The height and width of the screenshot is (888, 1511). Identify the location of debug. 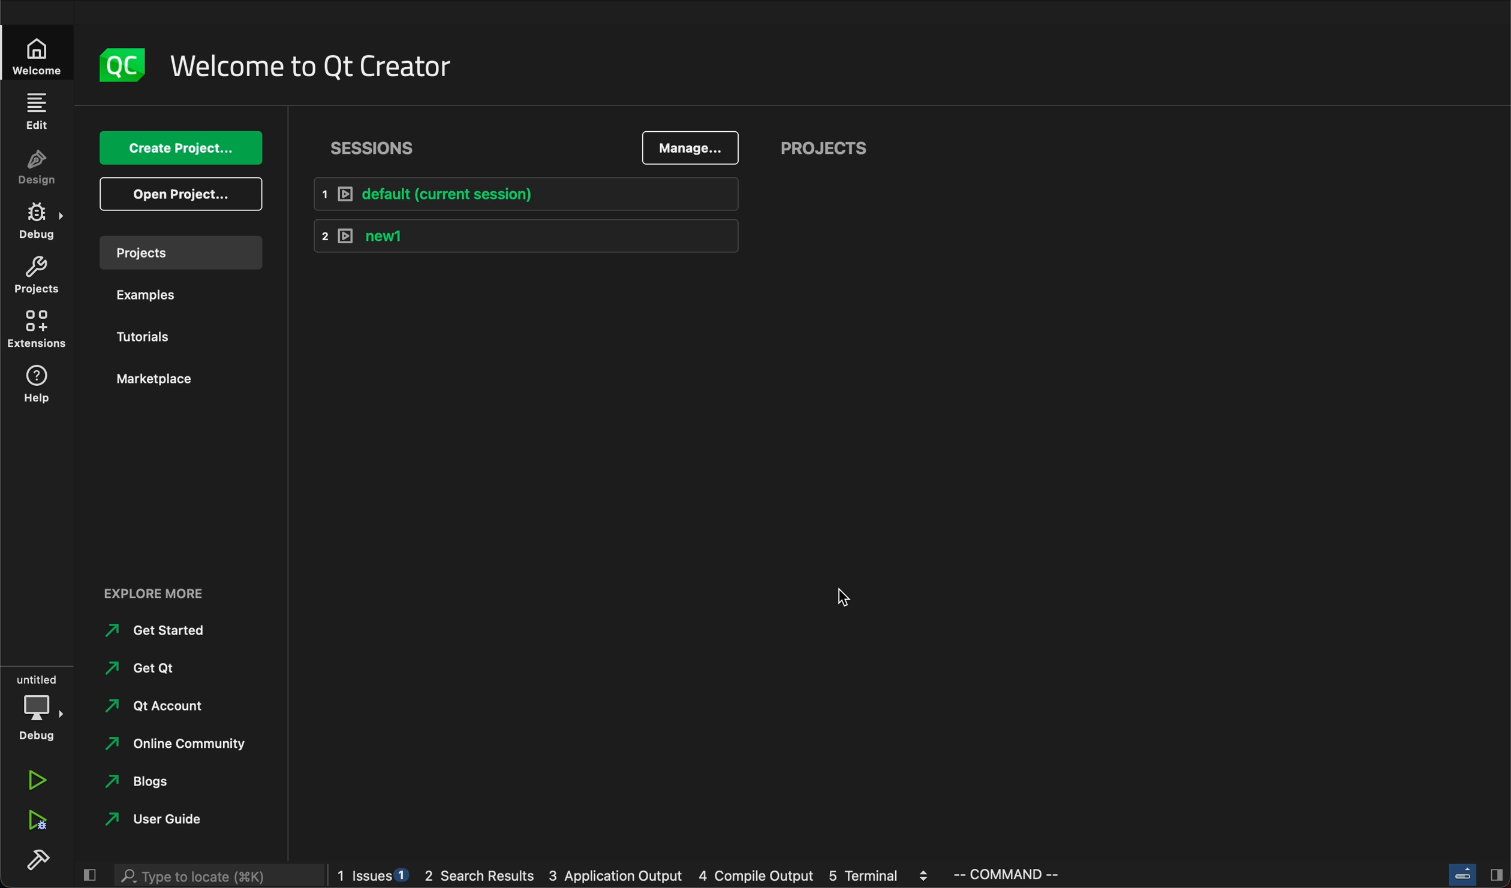
(38, 222).